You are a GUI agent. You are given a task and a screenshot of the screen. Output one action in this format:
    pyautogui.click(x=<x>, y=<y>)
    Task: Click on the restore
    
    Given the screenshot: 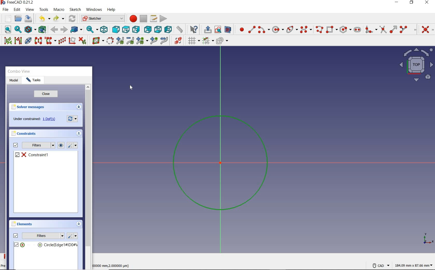 What is the action you would take?
    pyautogui.click(x=412, y=3)
    